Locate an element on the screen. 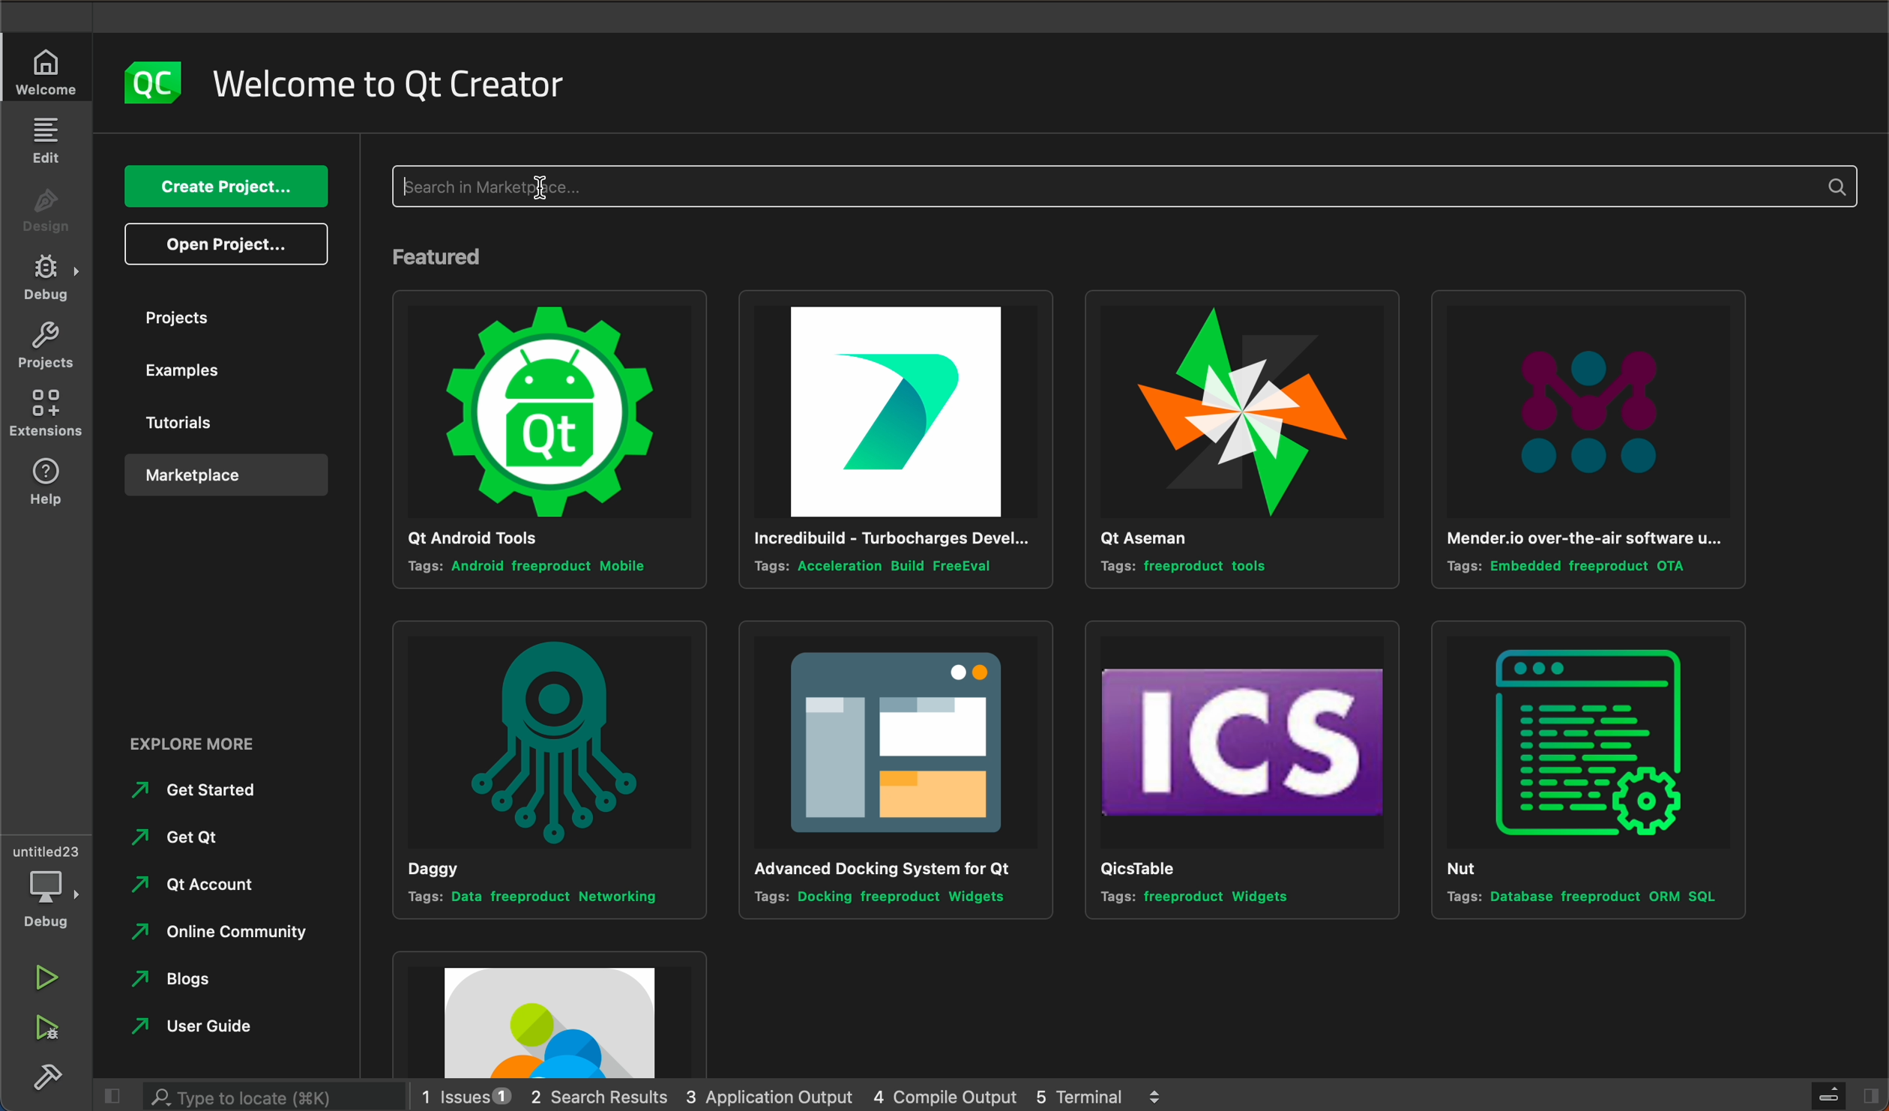 Image resolution: width=1889 pixels, height=1111 pixels. run debug is located at coordinates (45, 1033).